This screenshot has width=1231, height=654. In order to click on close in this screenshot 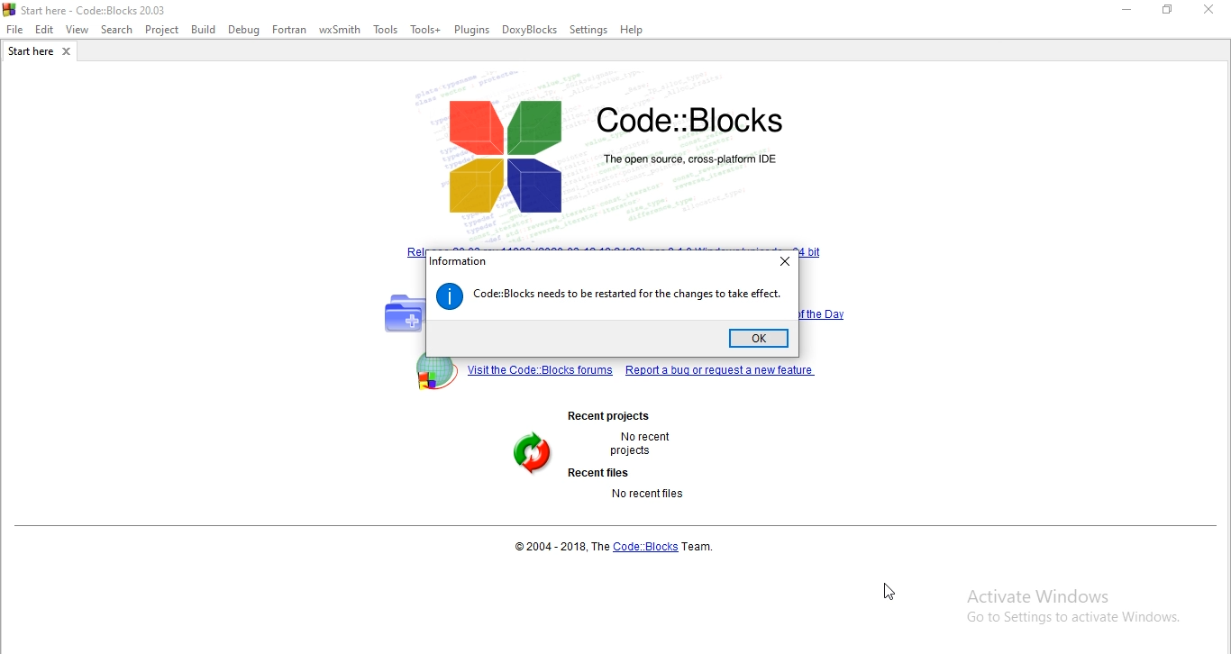, I will do `click(1213, 13)`.